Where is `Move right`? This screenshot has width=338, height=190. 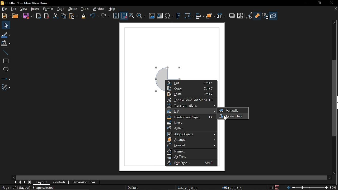
Move right is located at coordinates (330, 177).